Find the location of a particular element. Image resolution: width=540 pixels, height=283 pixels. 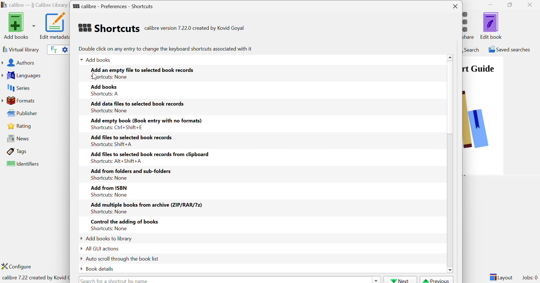

Identifiers is located at coordinates (24, 164).